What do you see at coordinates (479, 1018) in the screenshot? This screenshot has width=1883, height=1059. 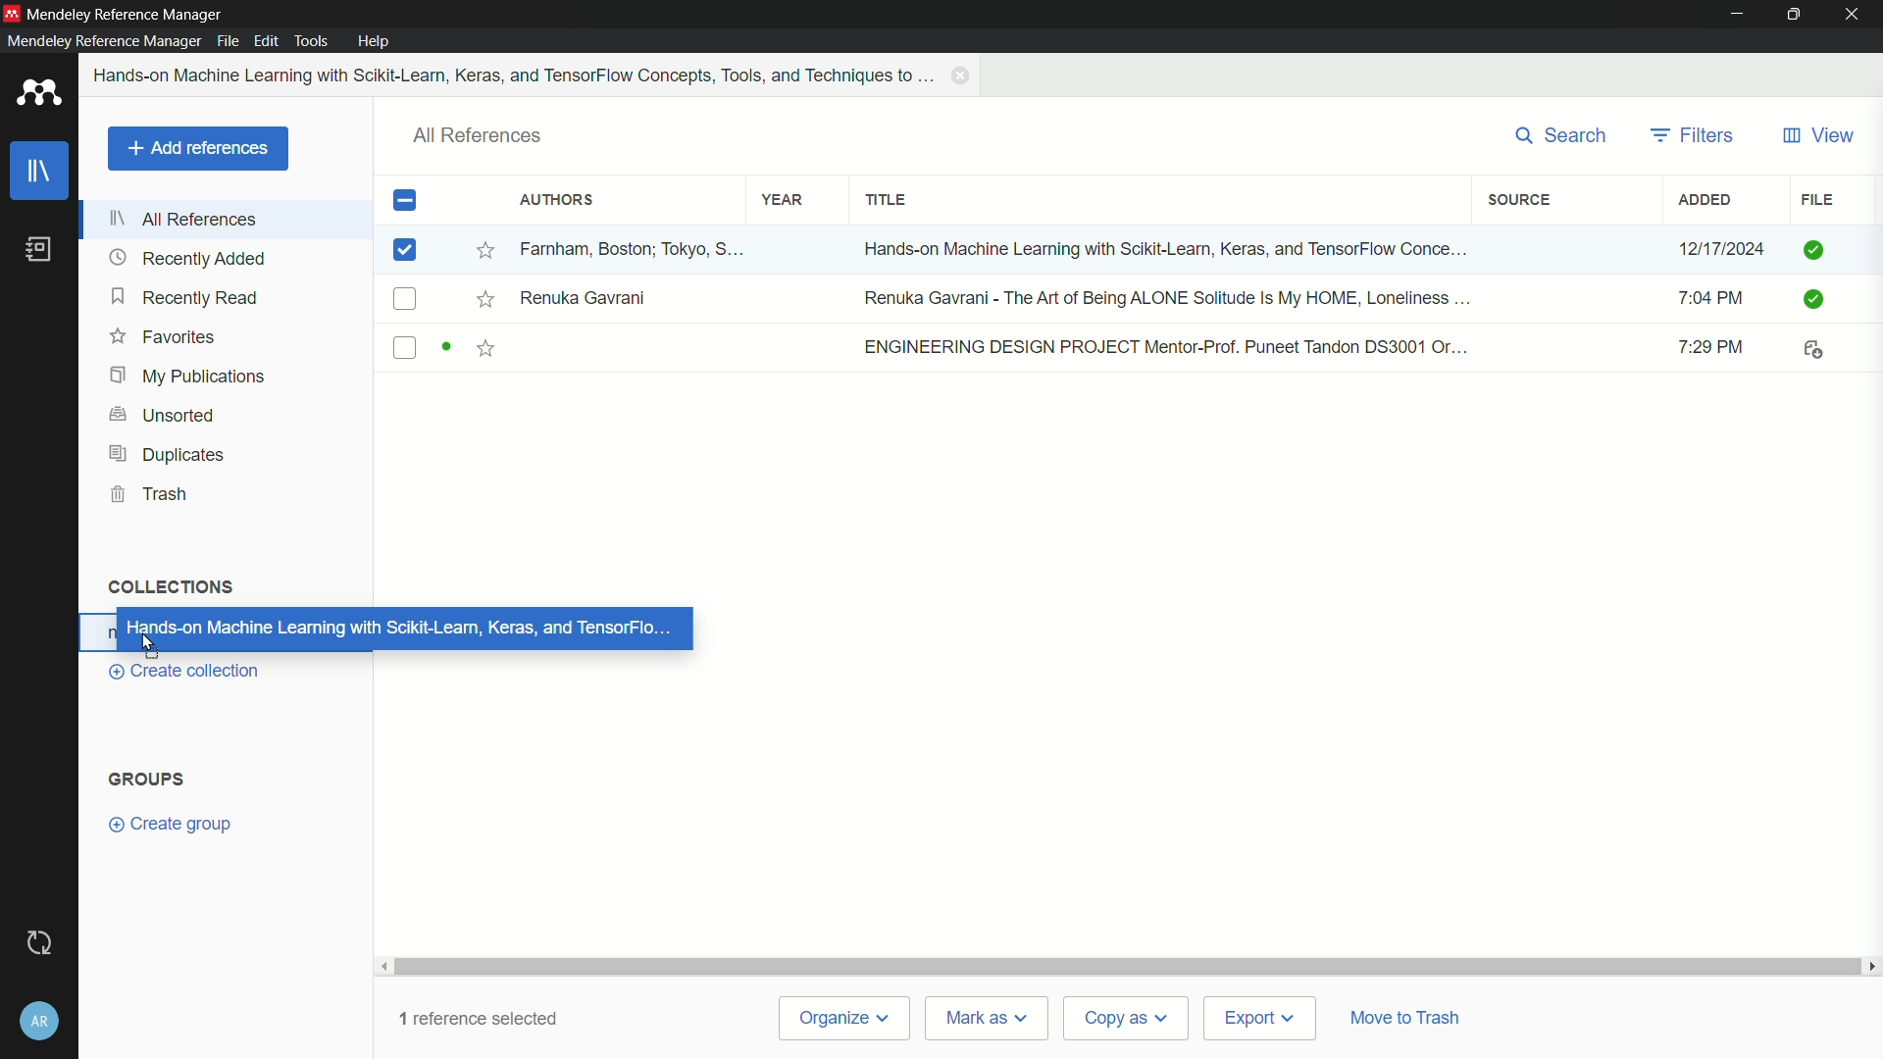 I see `1 reference selected` at bounding box center [479, 1018].